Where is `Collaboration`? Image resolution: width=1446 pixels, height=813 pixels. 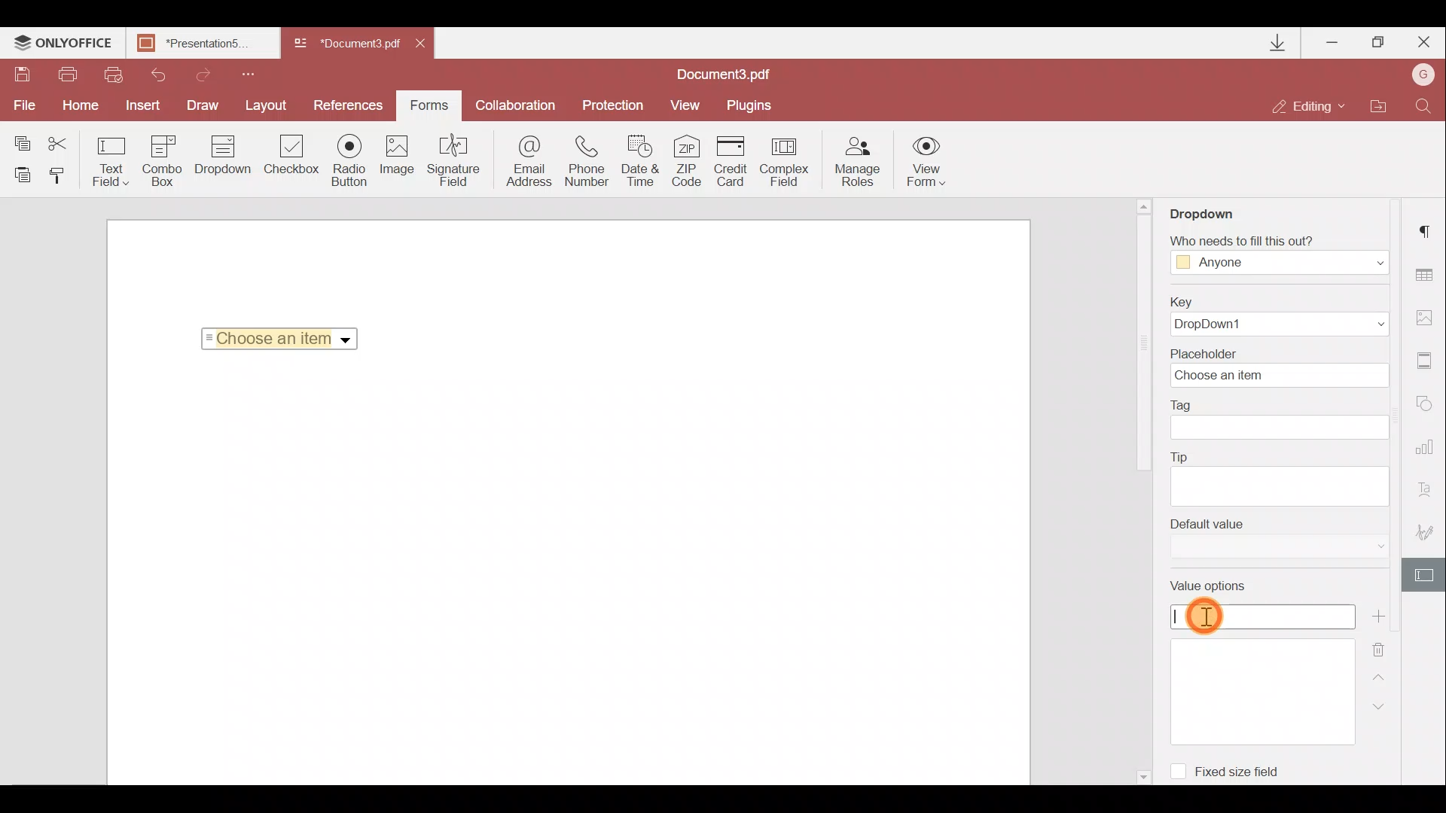
Collaboration is located at coordinates (514, 105).